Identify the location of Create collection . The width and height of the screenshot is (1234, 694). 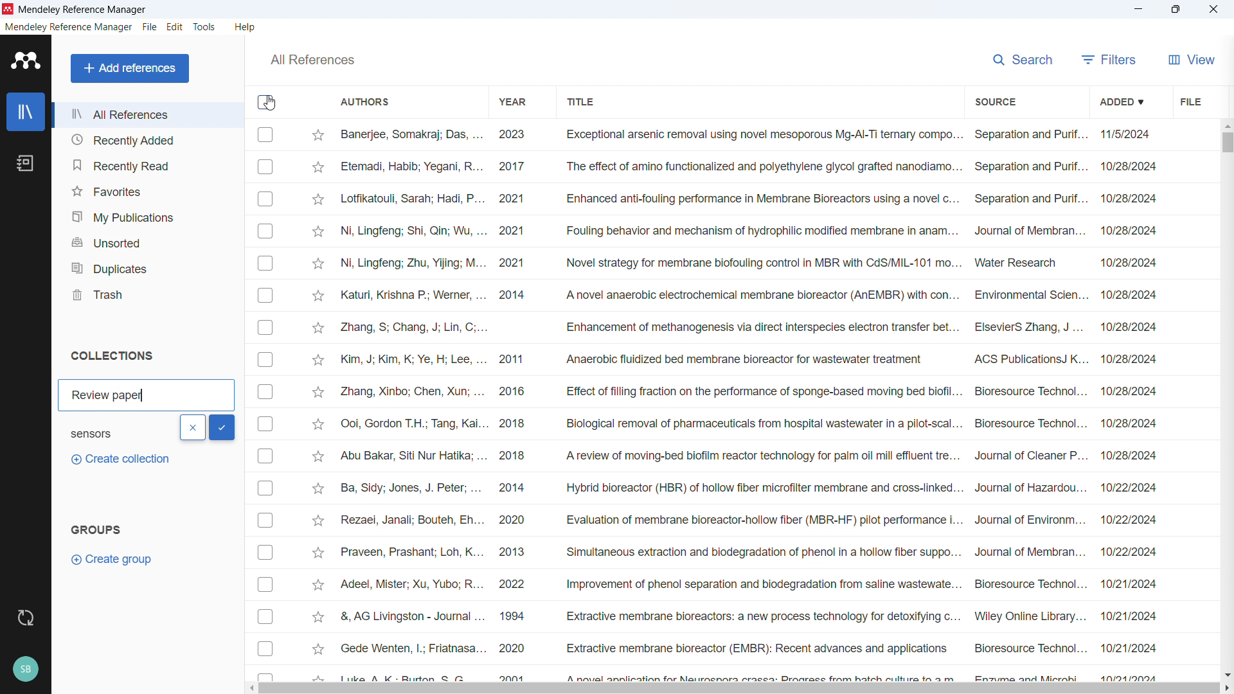
(119, 459).